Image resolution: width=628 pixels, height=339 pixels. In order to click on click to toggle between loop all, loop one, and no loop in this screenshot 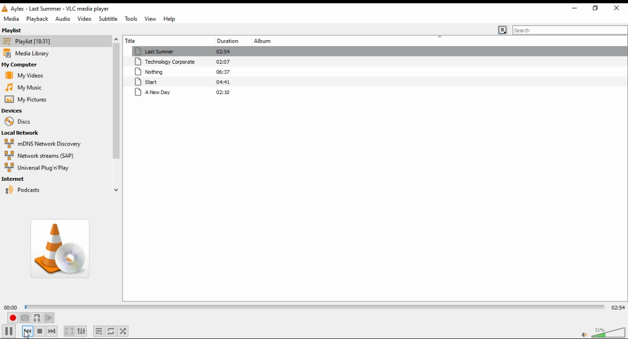, I will do `click(110, 332)`.